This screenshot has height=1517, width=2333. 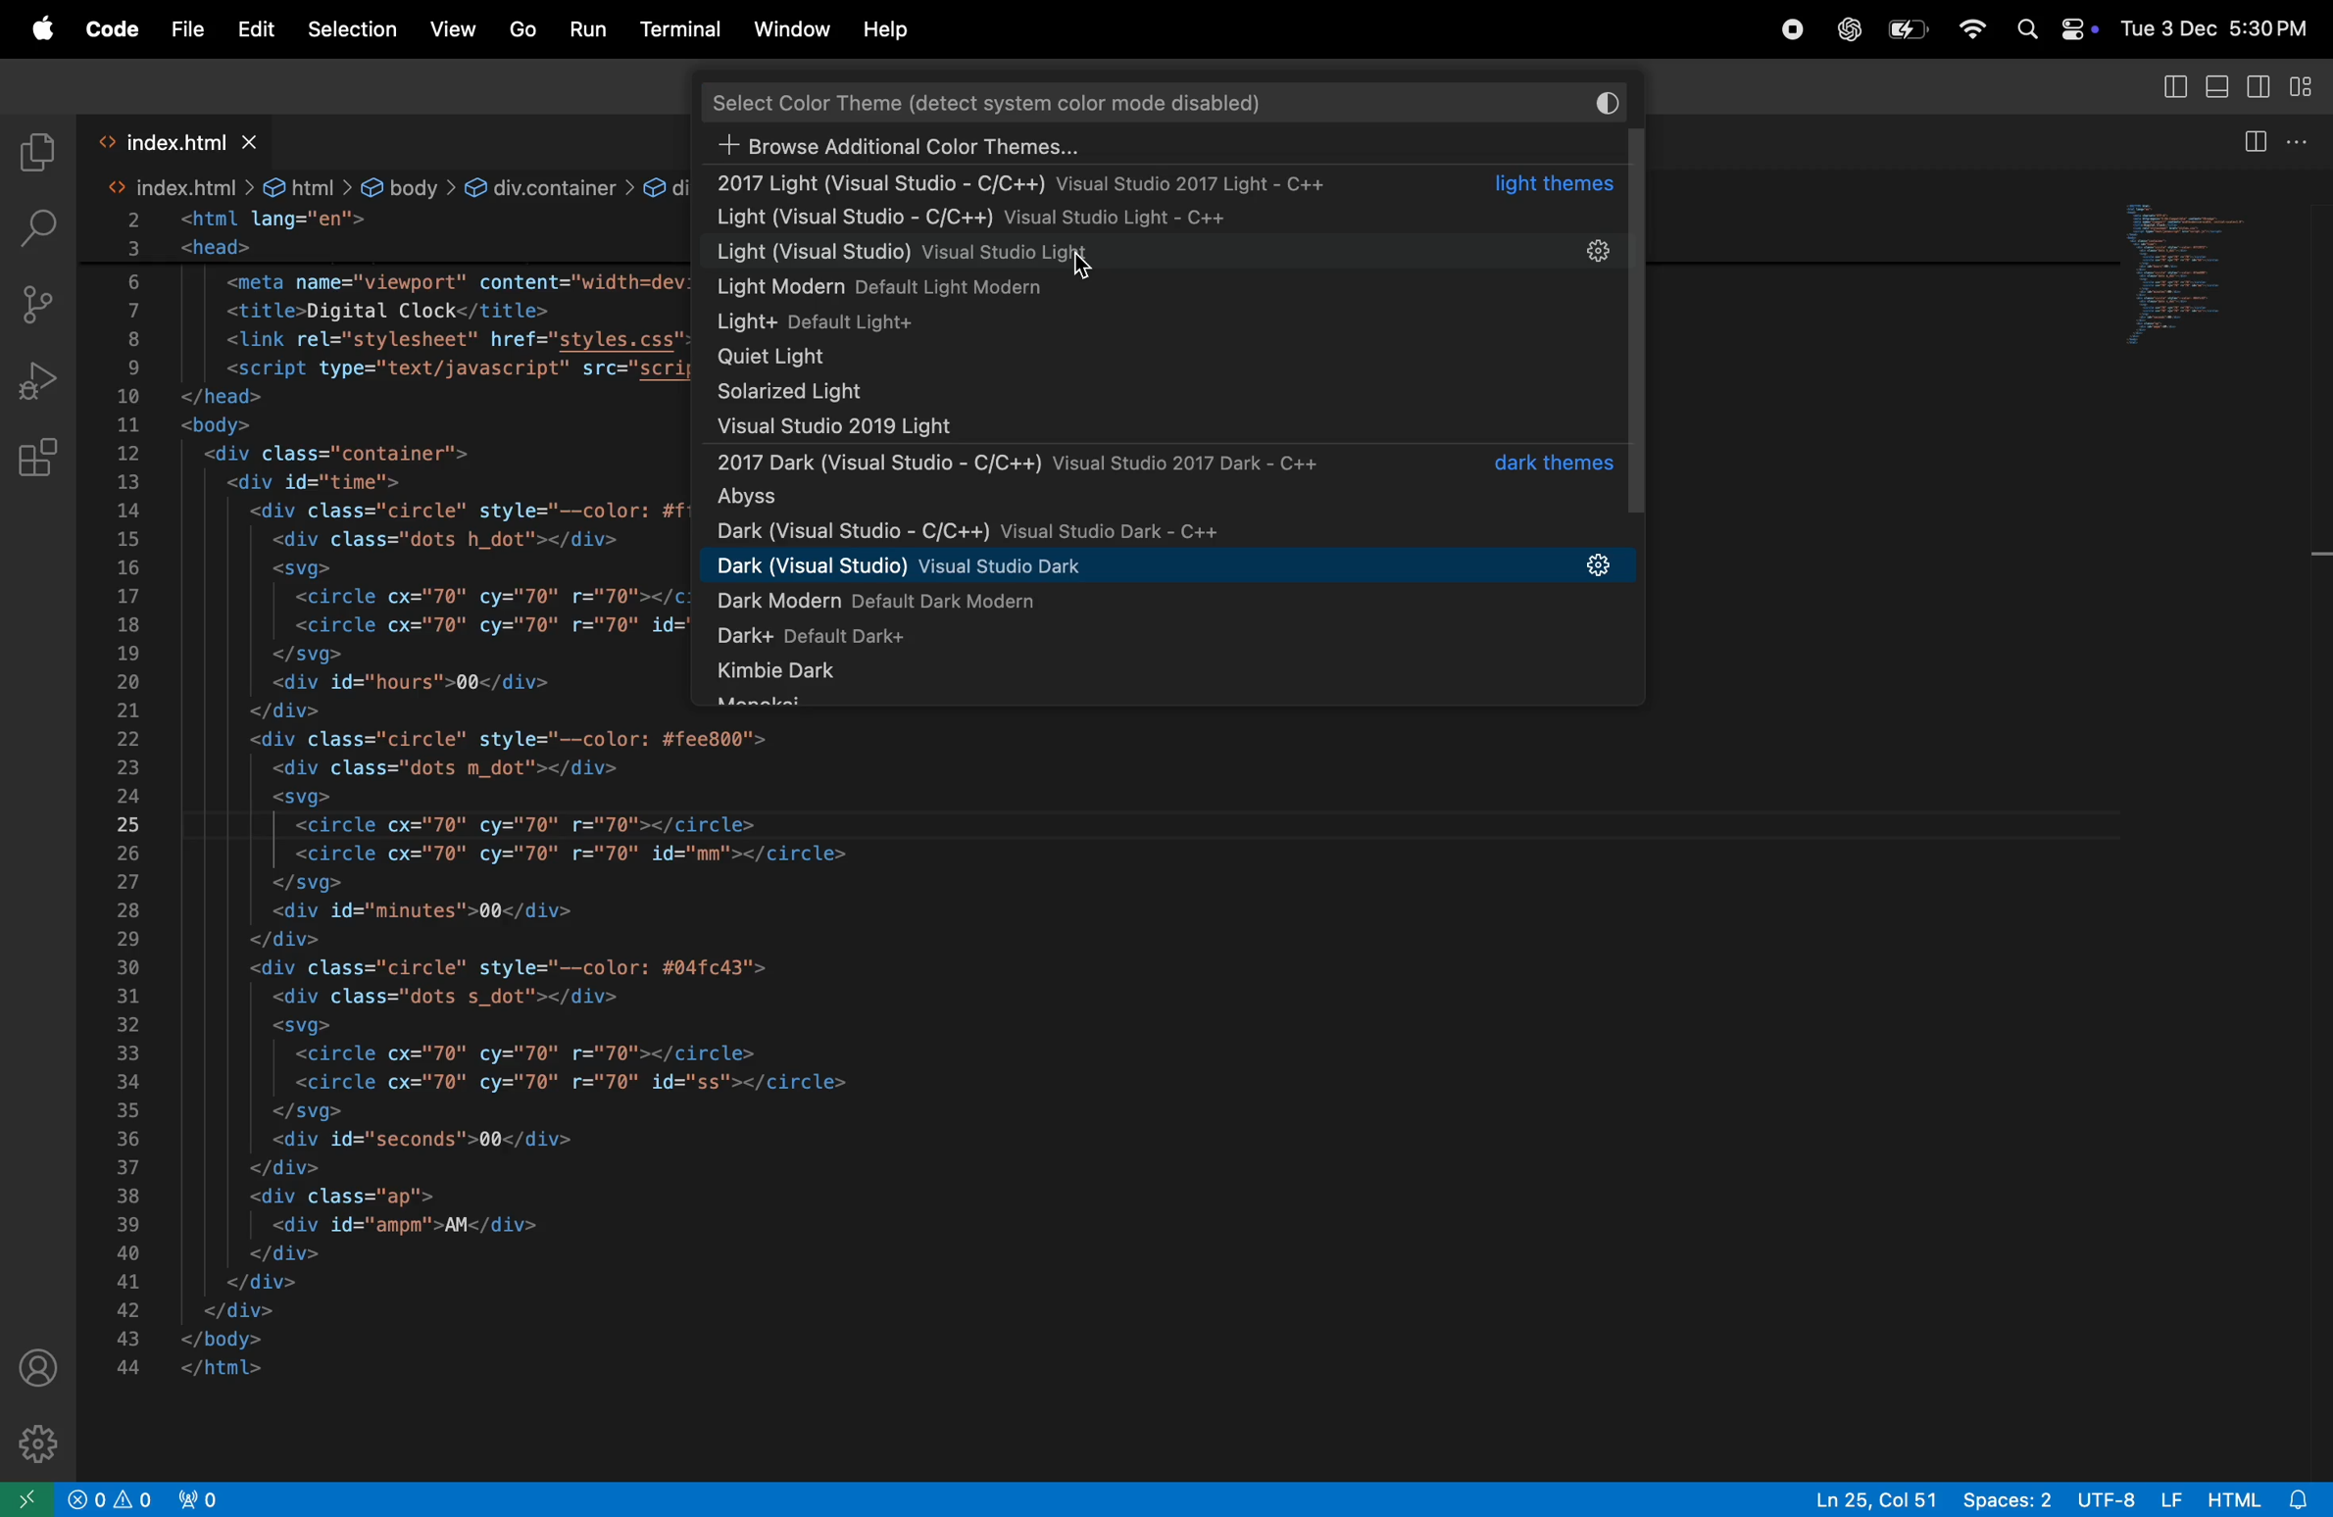 I want to click on file, so click(x=182, y=29).